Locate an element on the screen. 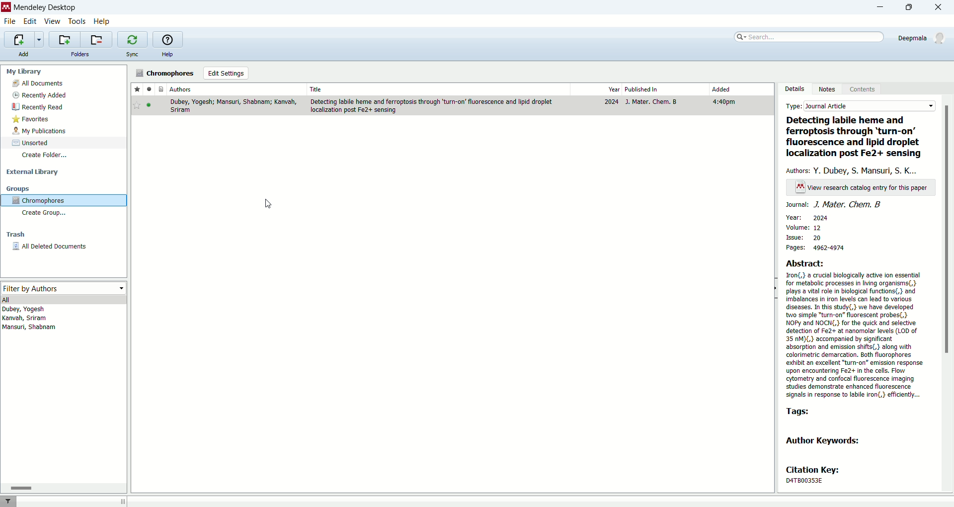 The width and height of the screenshot is (954, 507). year is located at coordinates (595, 89).